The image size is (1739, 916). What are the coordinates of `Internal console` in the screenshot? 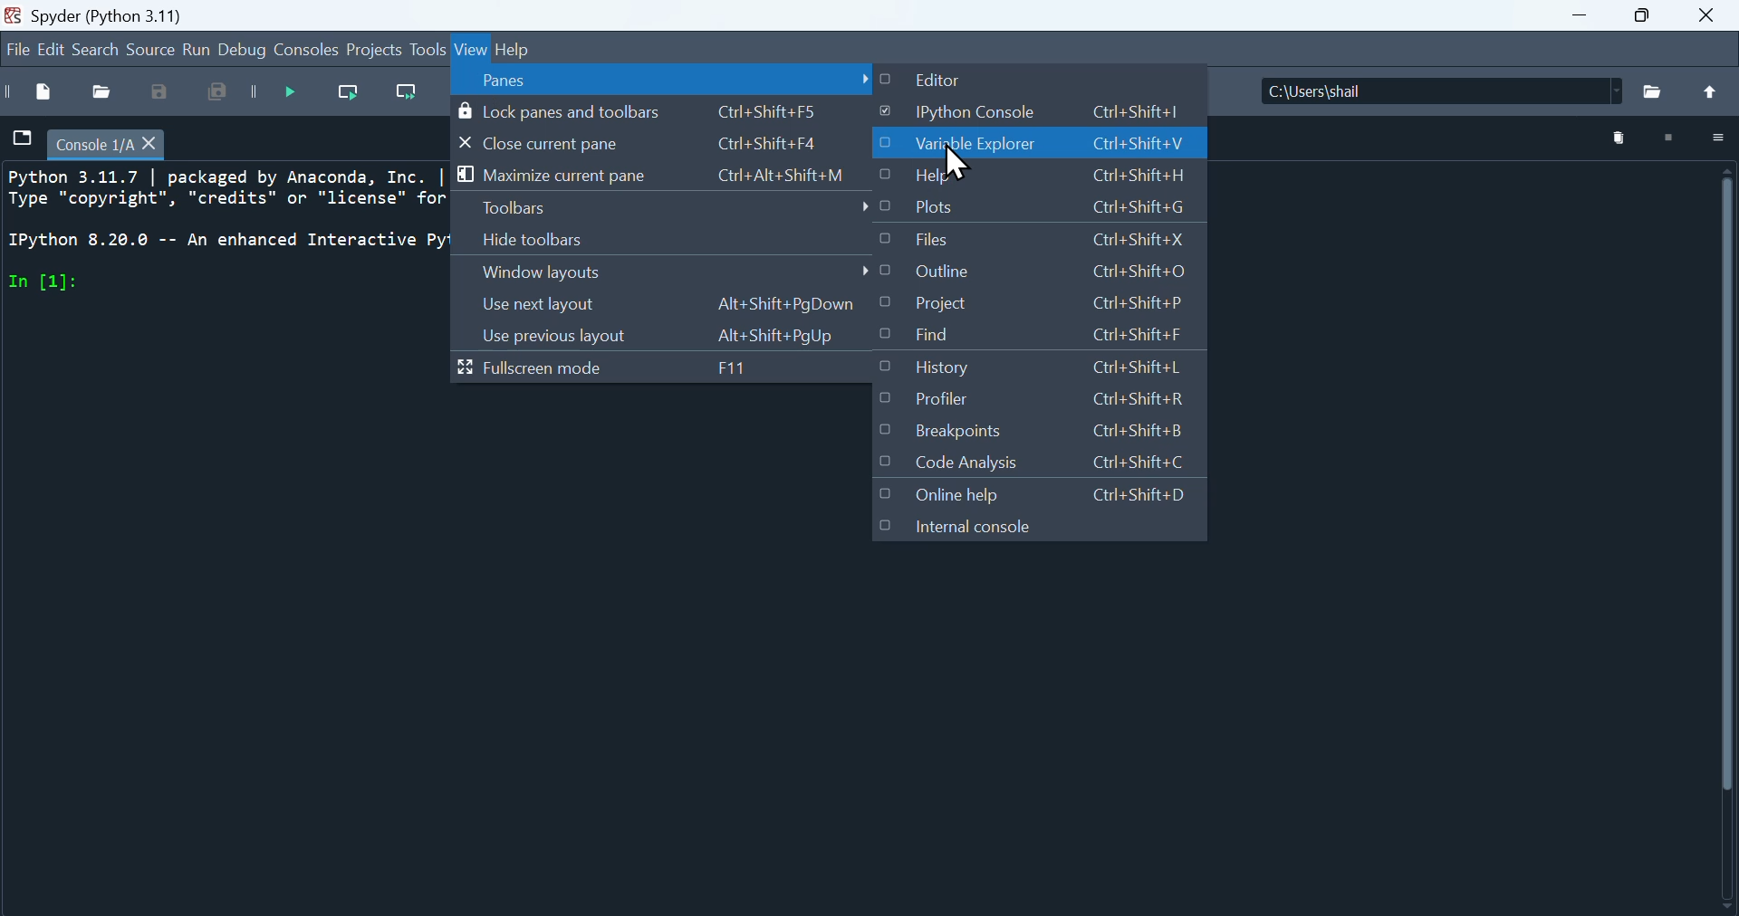 It's located at (1002, 530).